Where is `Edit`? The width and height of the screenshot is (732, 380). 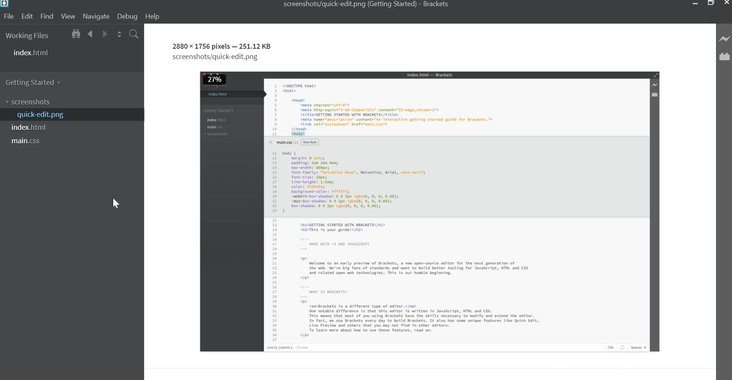
Edit is located at coordinates (27, 16).